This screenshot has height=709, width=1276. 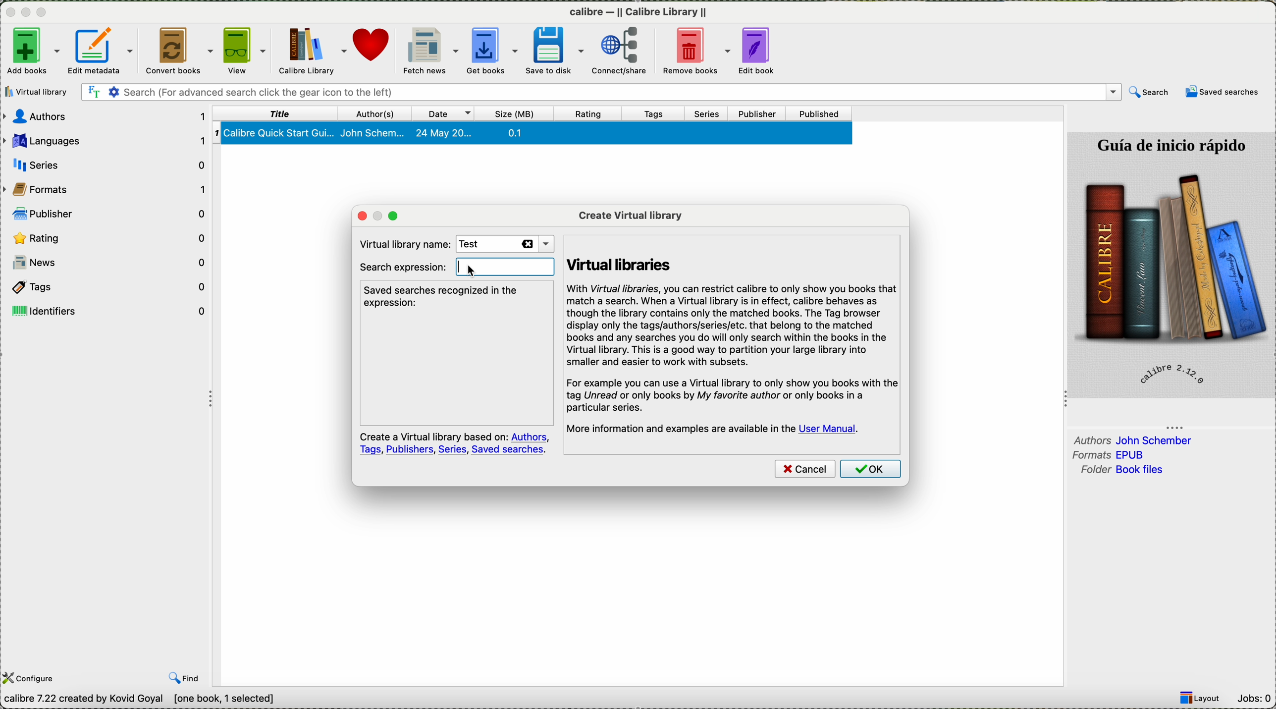 I want to click on publisher, so click(x=110, y=213).